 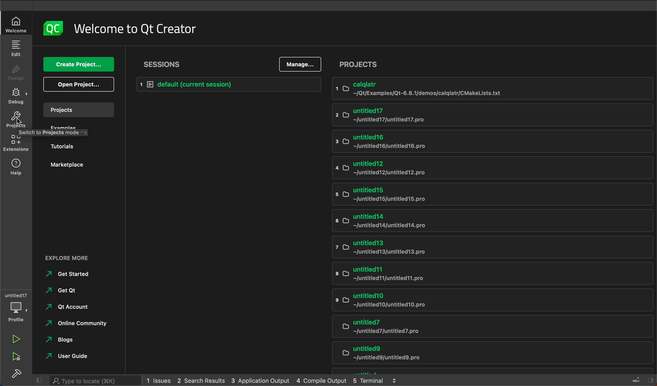 What do you see at coordinates (86, 381) in the screenshot?
I see `search` at bounding box center [86, 381].